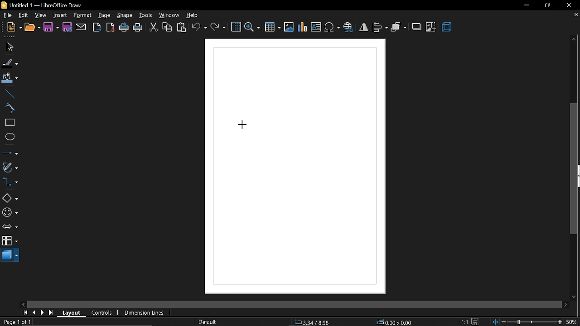 This screenshot has width=580, height=326. What do you see at coordinates (575, 16) in the screenshot?
I see `close tab` at bounding box center [575, 16].